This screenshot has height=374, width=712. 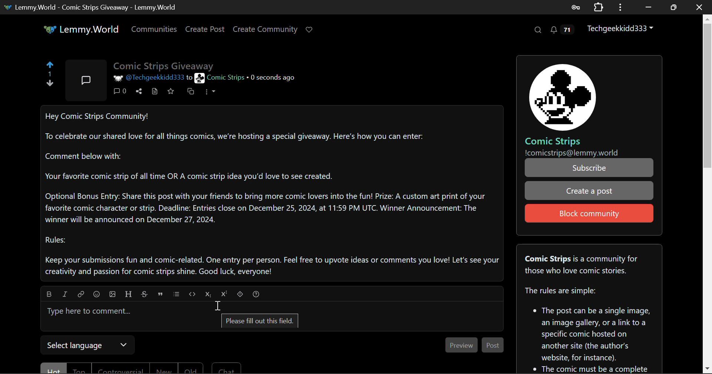 I want to click on Cross-post, so click(x=191, y=93).